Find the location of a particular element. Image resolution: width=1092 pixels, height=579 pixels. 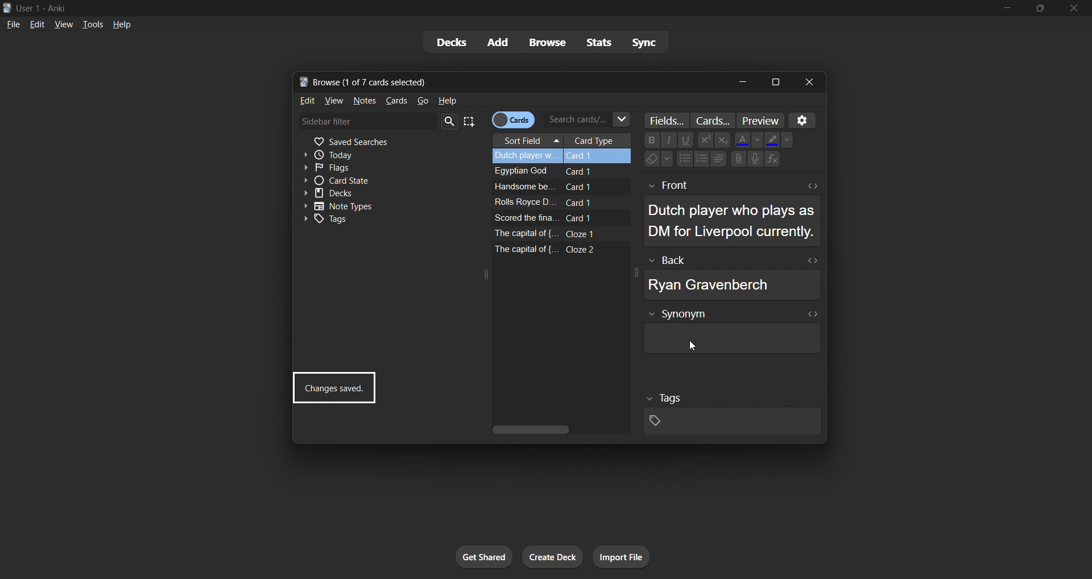

selected card back data is located at coordinates (728, 277).